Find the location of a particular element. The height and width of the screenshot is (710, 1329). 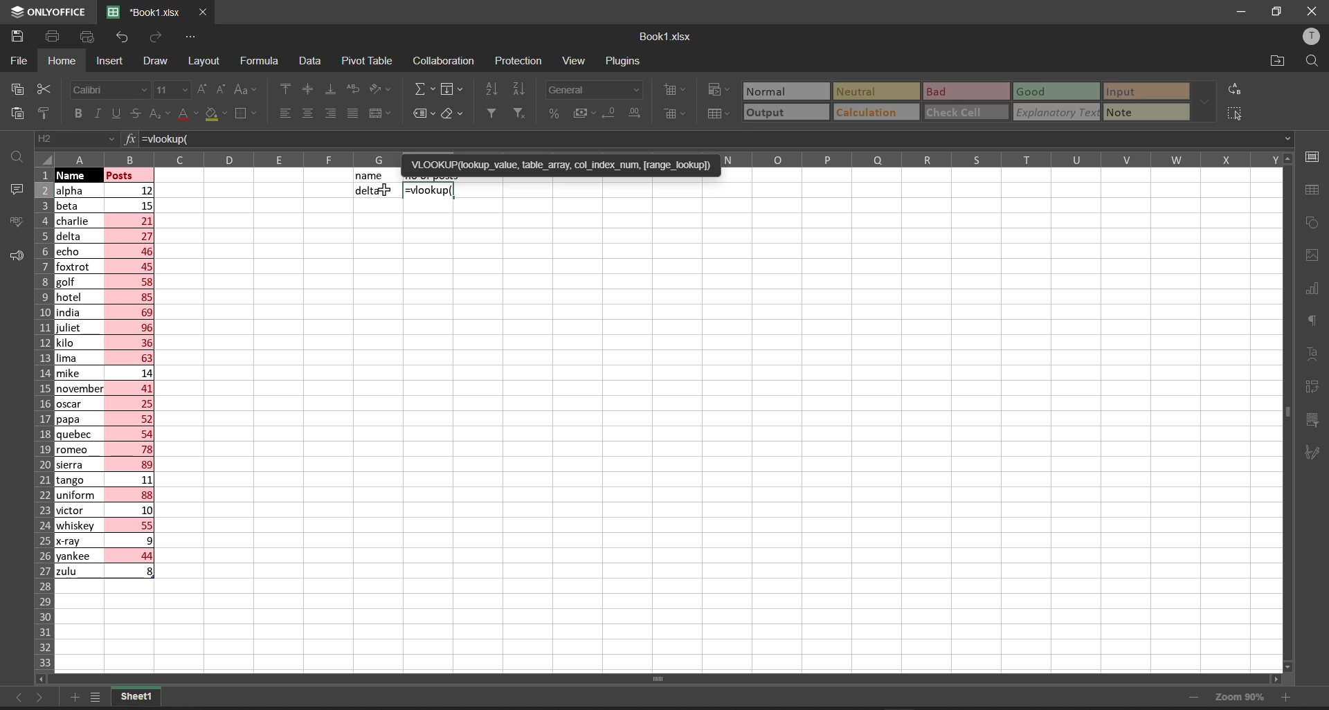

bold is located at coordinates (78, 113).